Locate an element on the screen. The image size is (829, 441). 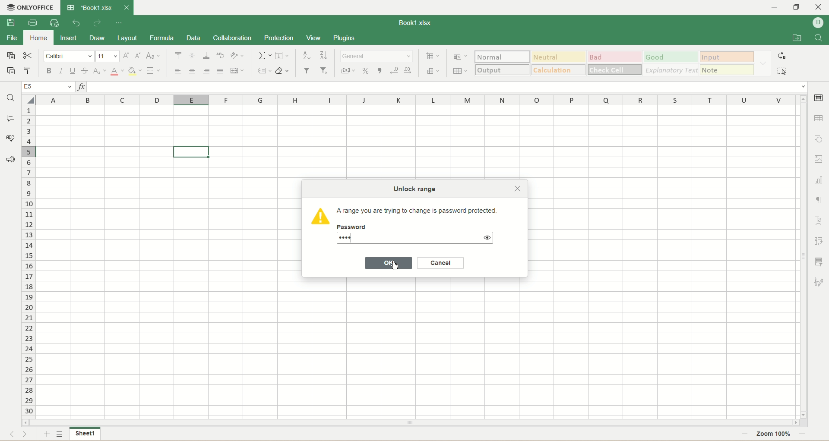
cut is located at coordinates (28, 54).